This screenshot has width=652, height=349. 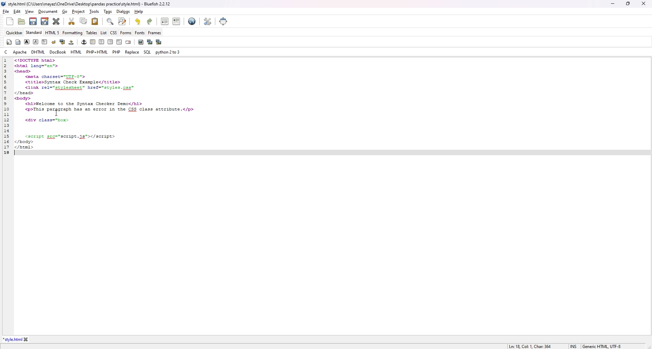 I want to click on go, so click(x=66, y=12).